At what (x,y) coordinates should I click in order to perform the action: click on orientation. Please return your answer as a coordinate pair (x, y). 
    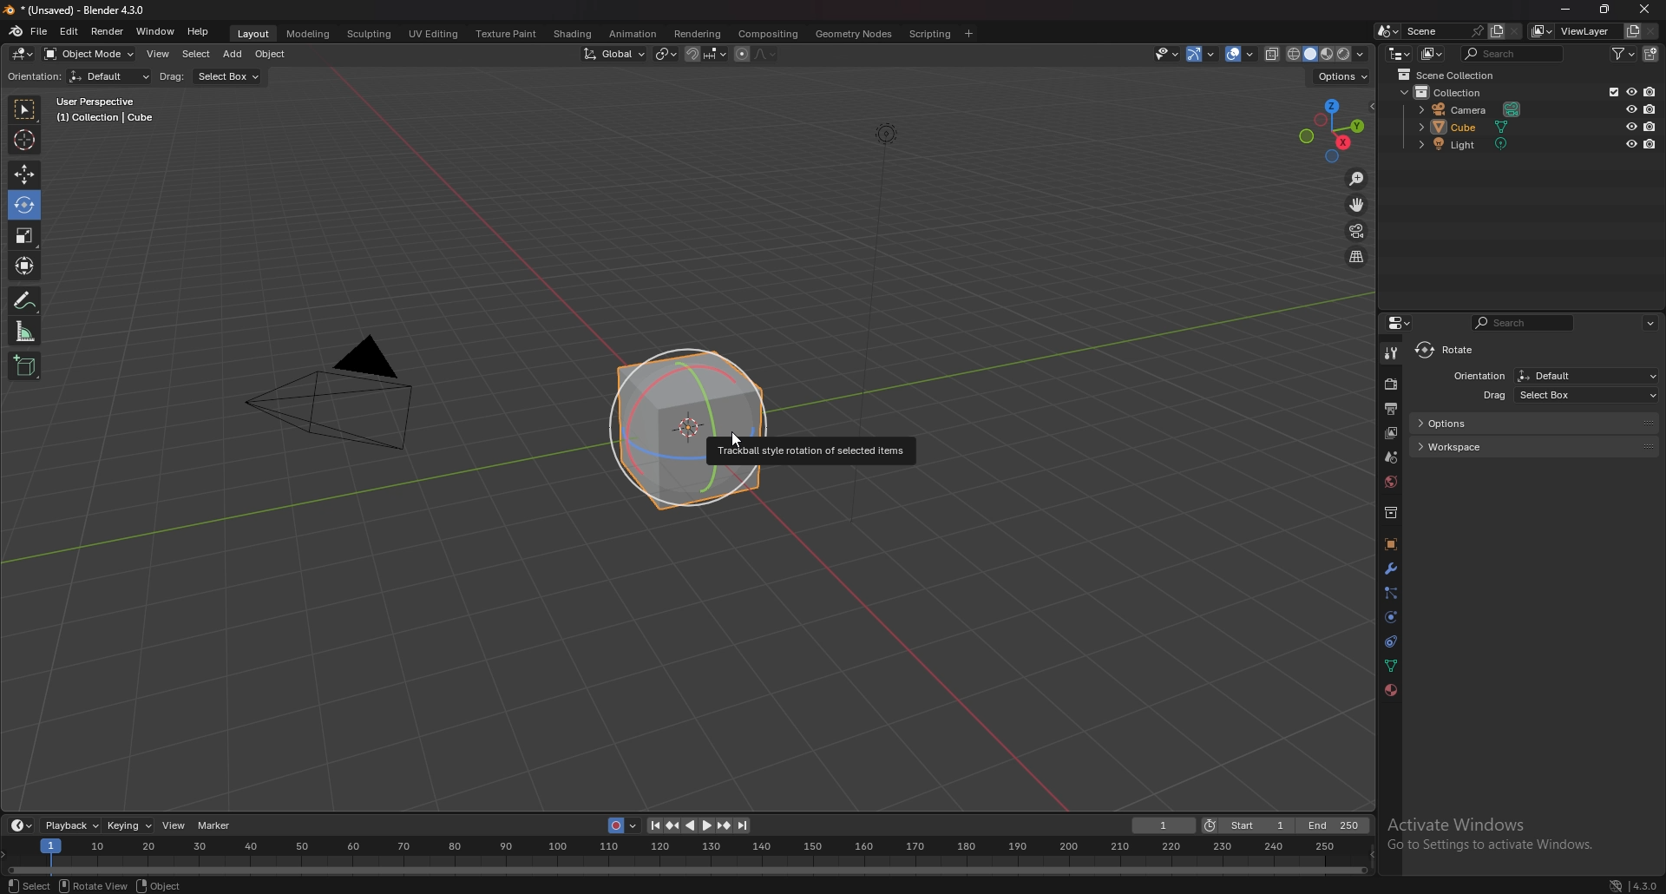
    Looking at the image, I should click on (33, 76).